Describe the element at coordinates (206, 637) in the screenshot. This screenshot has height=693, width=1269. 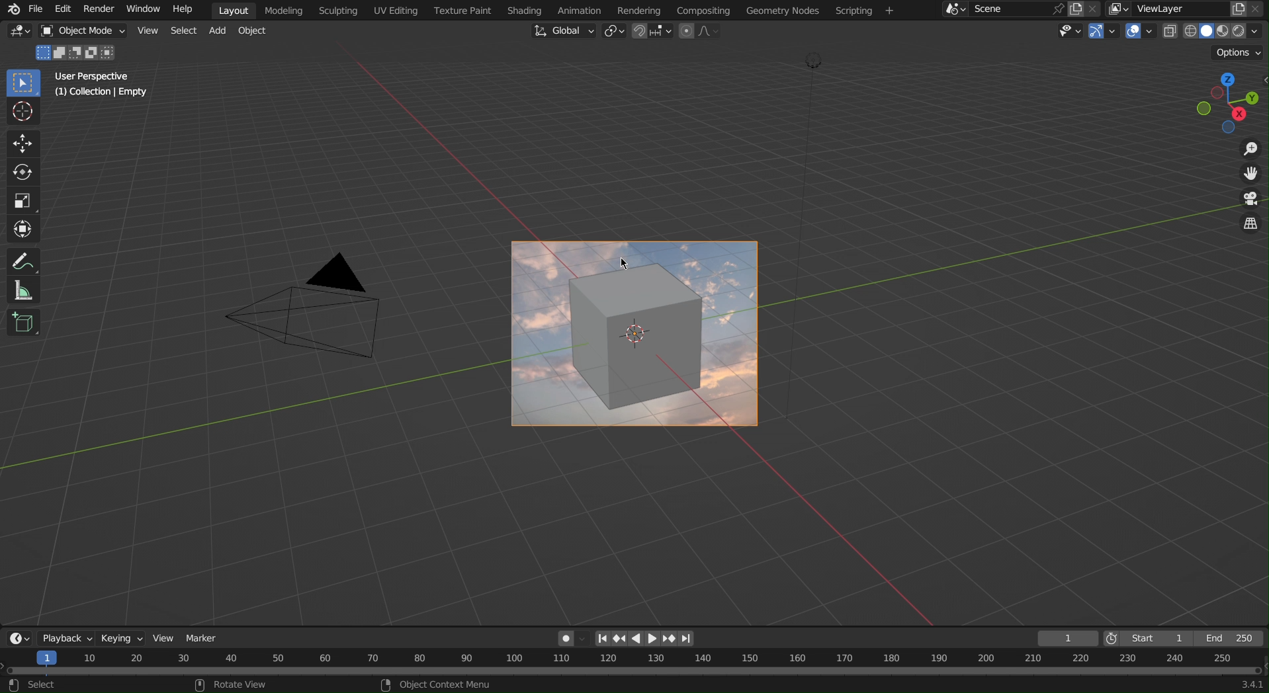
I see `Marker` at that location.